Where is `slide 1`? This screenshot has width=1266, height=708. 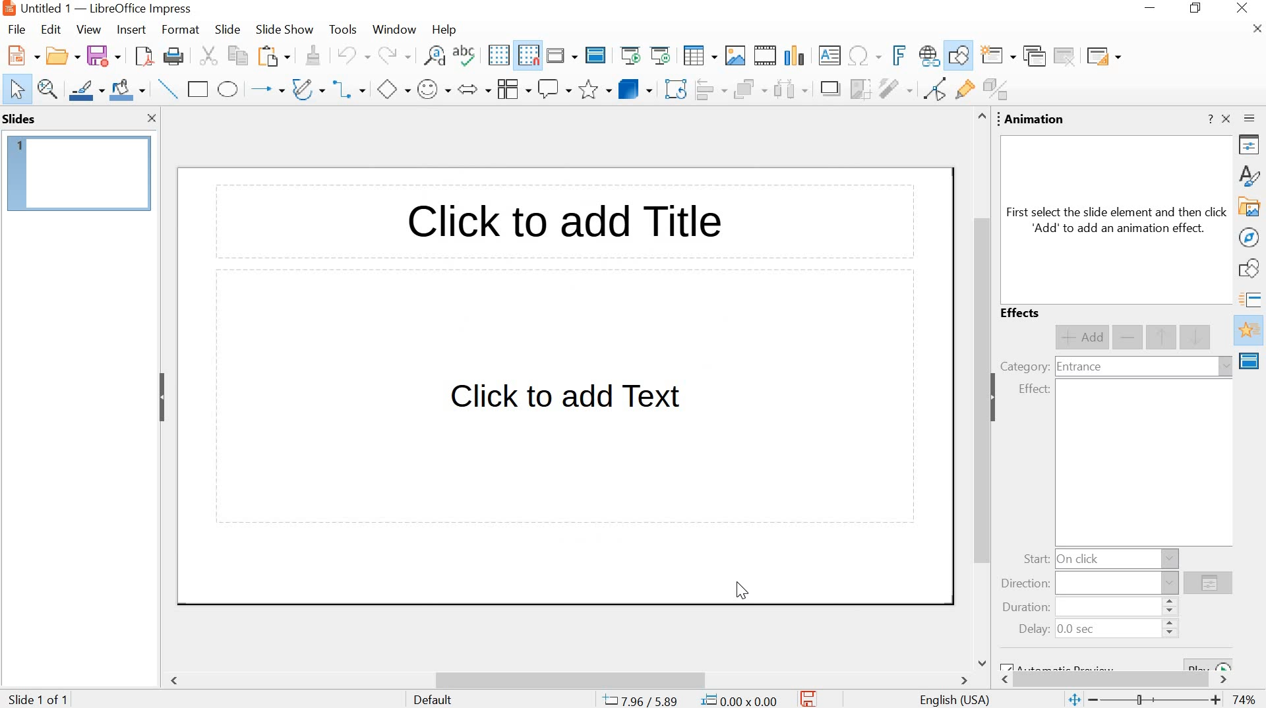 slide 1 is located at coordinates (80, 173).